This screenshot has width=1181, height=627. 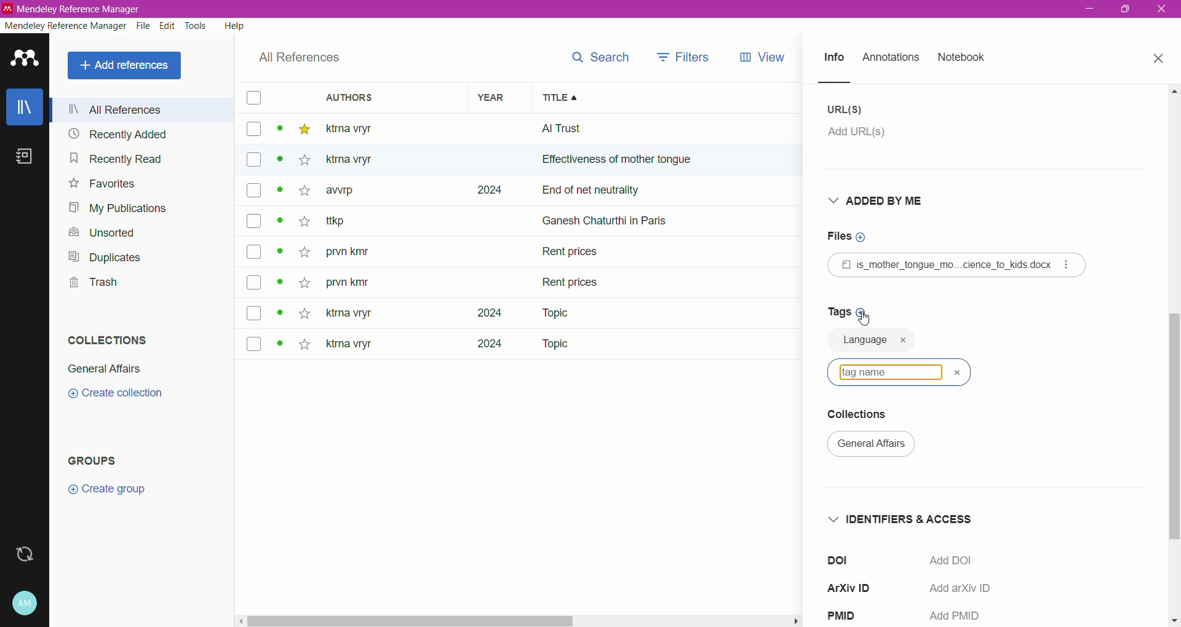 What do you see at coordinates (281, 224) in the screenshot?
I see `dot ` at bounding box center [281, 224].